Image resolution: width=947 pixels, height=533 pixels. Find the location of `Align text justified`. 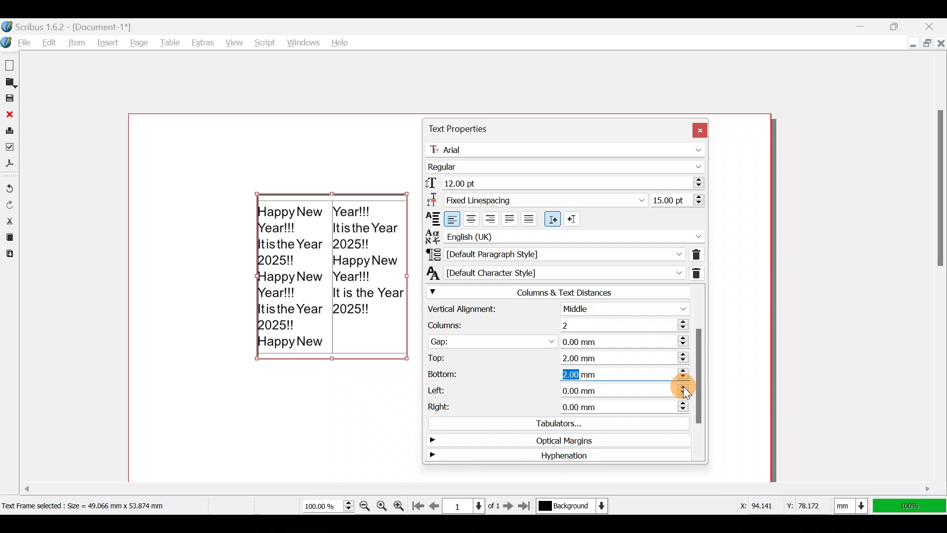

Align text justified is located at coordinates (511, 218).